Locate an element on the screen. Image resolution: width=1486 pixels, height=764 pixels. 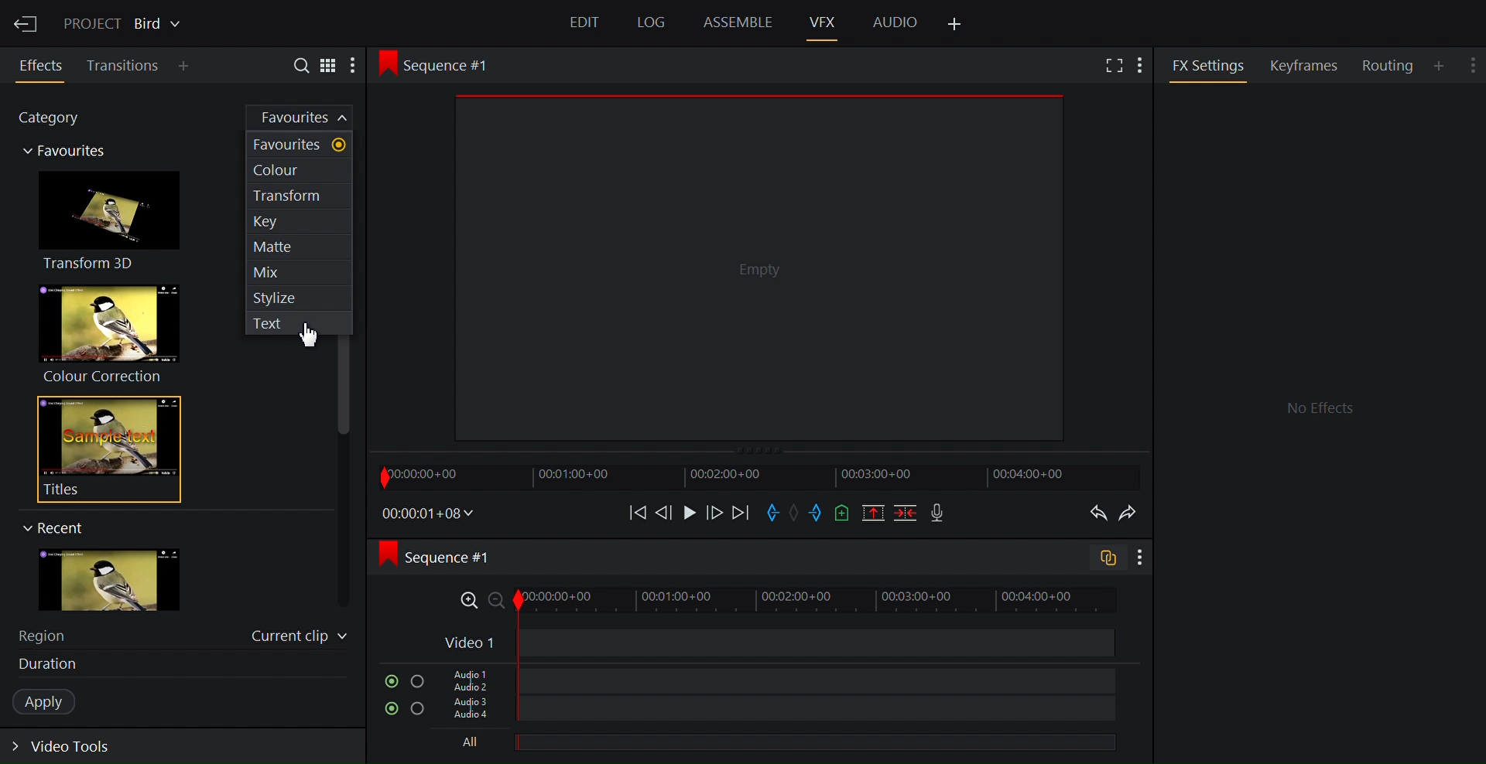
Solo this track is located at coordinates (419, 711).